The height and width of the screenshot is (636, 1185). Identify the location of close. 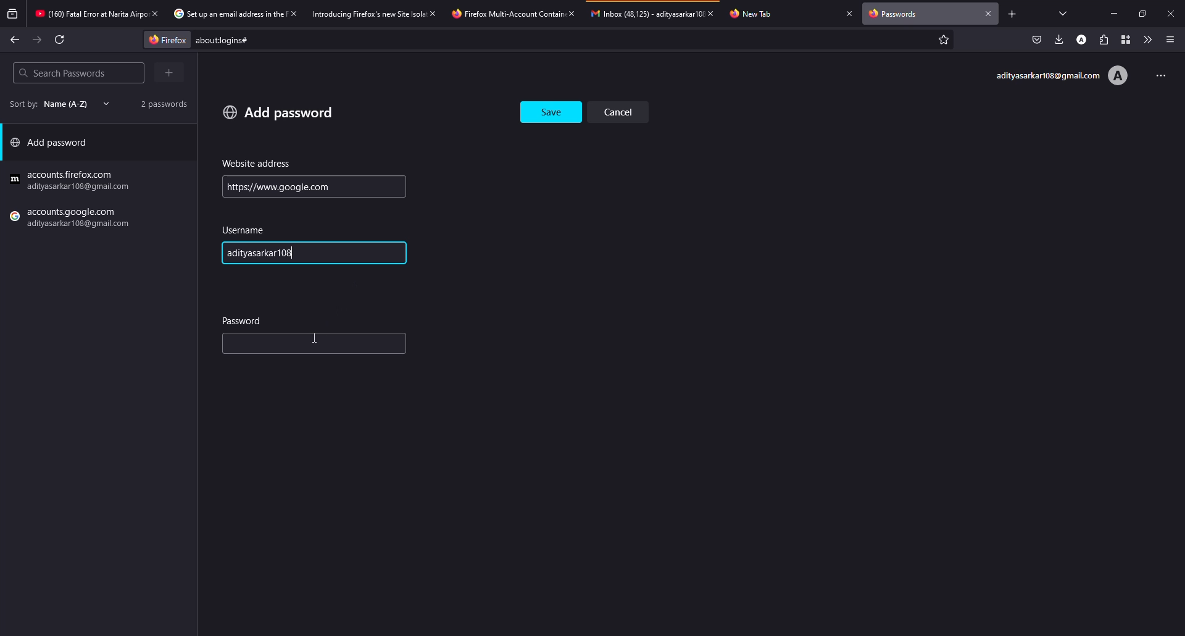
(154, 13).